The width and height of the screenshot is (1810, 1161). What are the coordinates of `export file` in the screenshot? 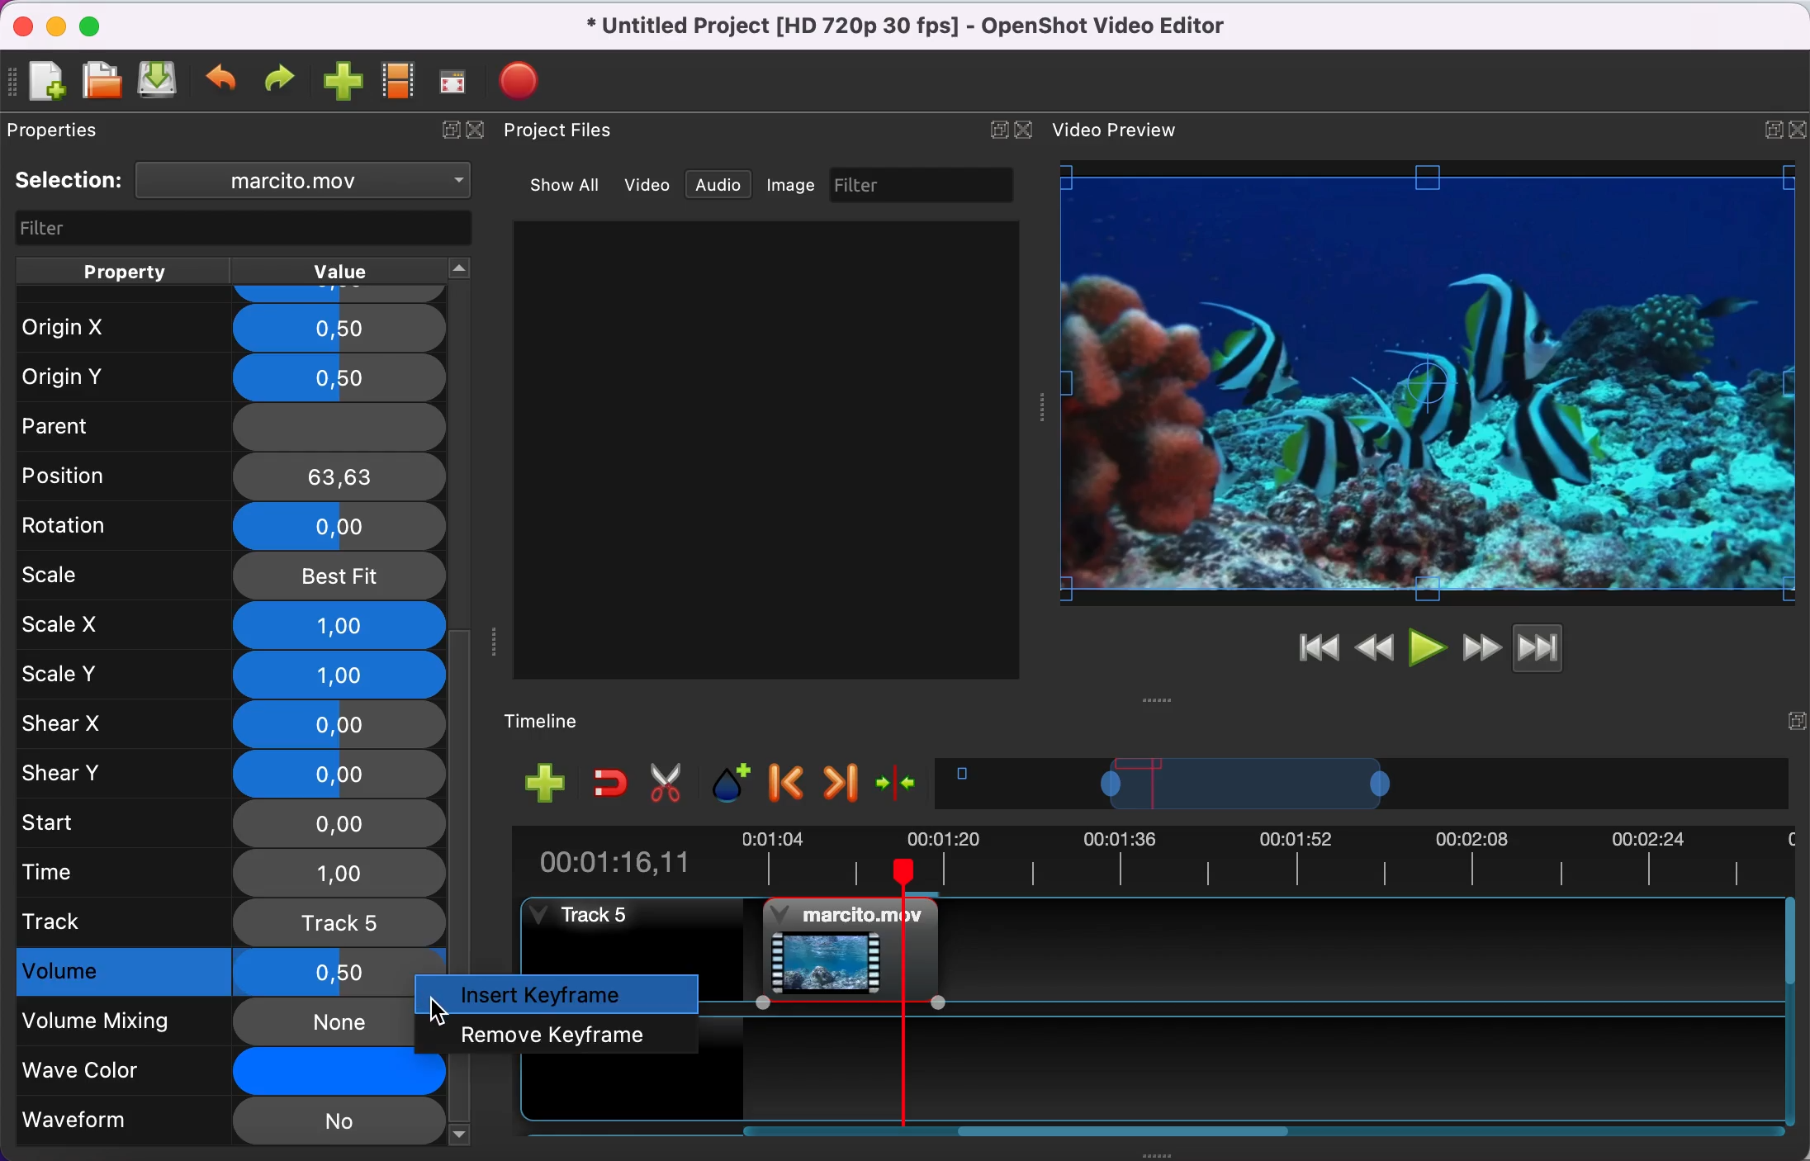 It's located at (524, 76).